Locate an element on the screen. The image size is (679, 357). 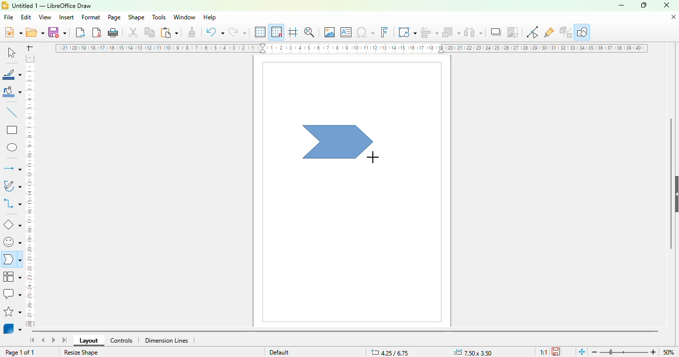
ellipse is located at coordinates (13, 148).